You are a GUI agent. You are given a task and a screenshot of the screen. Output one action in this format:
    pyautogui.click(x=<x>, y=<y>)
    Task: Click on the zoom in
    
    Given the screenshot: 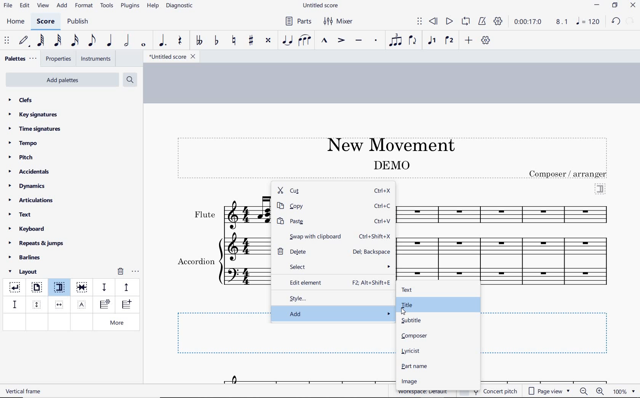 What is the action you would take?
    pyautogui.click(x=602, y=392)
    